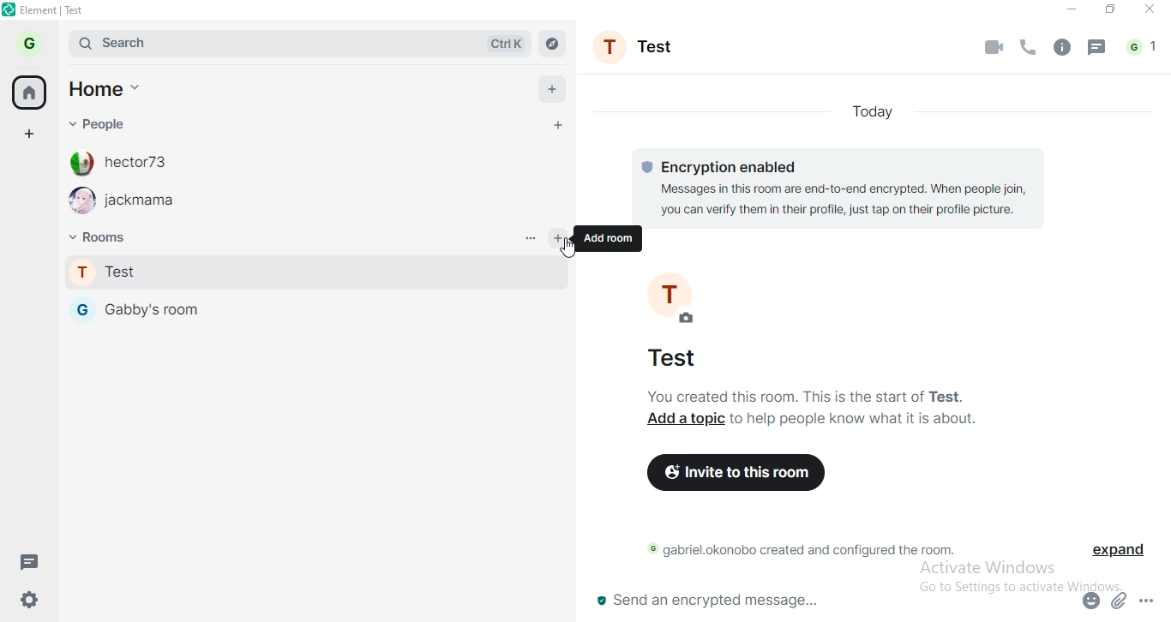 The height and width of the screenshot is (622, 1171). What do you see at coordinates (1143, 45) in the screenshot?
I see `notification` at bounding box center [1143, 45].